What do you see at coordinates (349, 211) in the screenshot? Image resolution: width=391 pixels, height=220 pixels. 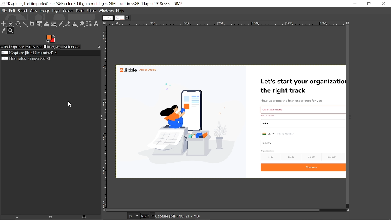 I see `Navigate the image display` at bounding box center [349, 211].